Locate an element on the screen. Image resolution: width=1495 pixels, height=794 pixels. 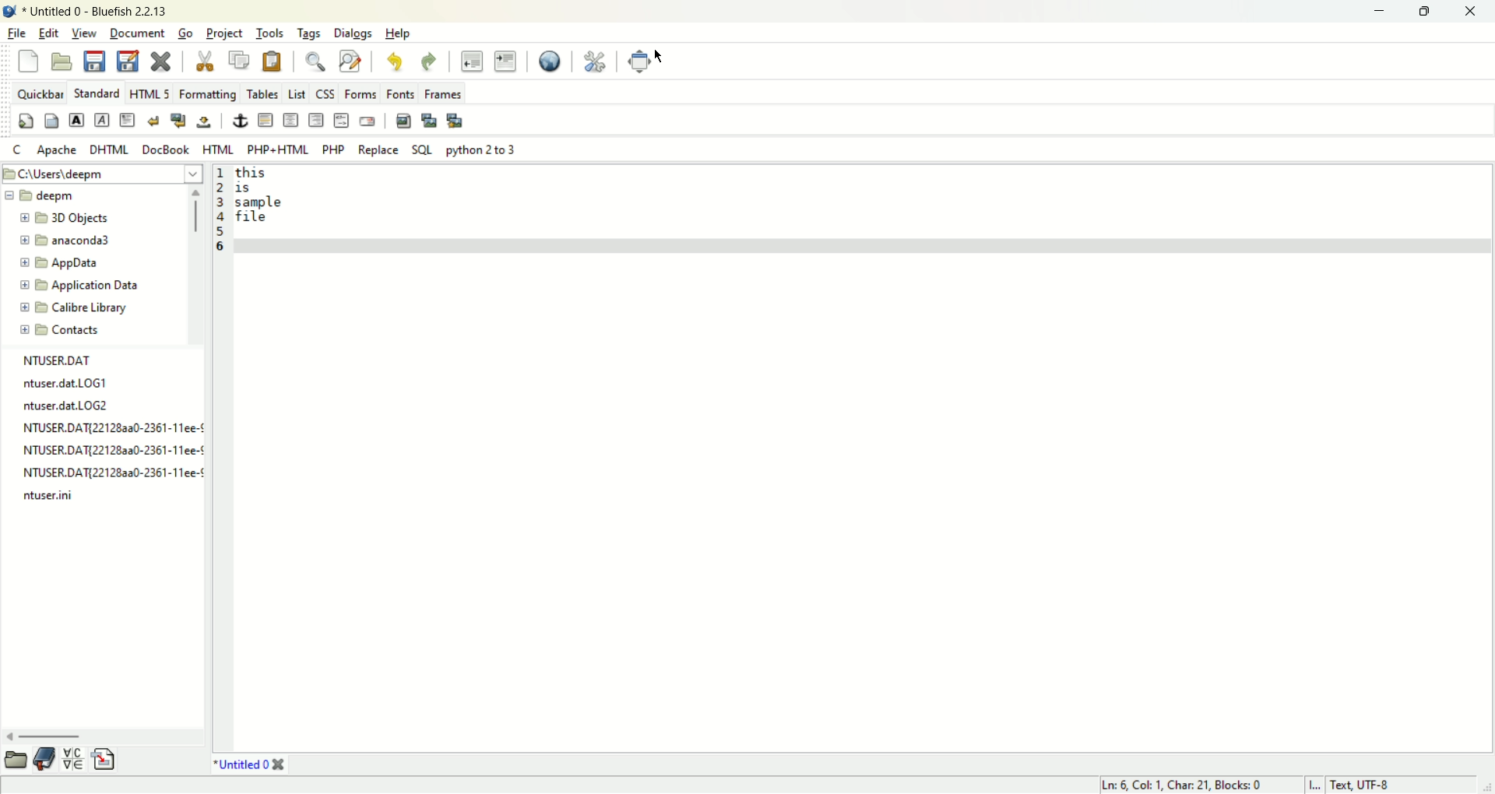
REPLACE is located at coordinates (378, 149).